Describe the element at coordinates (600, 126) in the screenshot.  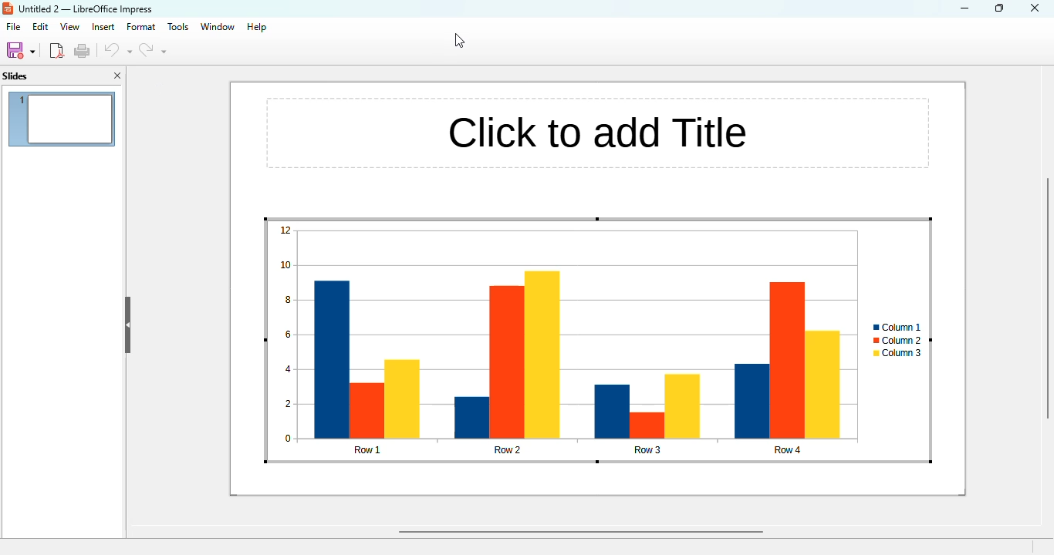
I see `title` at that location.